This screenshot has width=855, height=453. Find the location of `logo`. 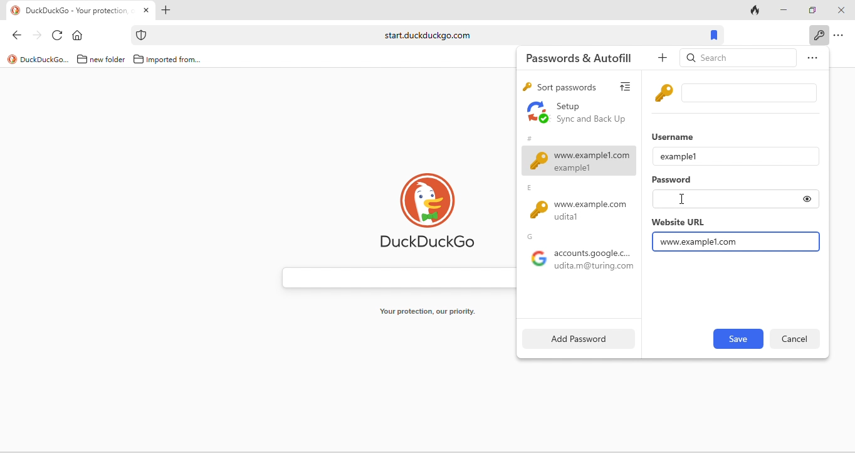

logo is located at coordinates (12, 59).